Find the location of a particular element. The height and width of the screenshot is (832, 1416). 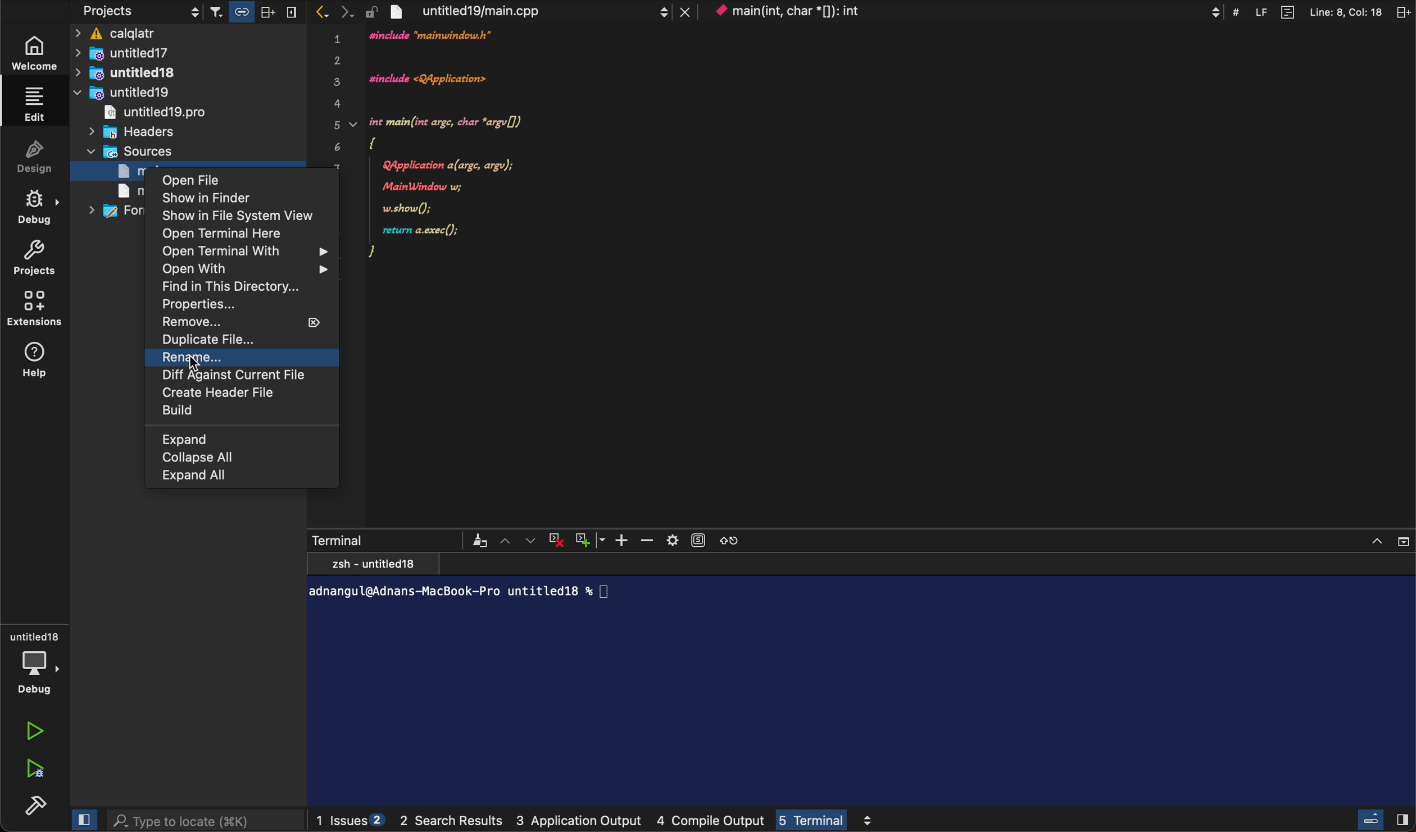

Design is located at coordinates (44, 160).